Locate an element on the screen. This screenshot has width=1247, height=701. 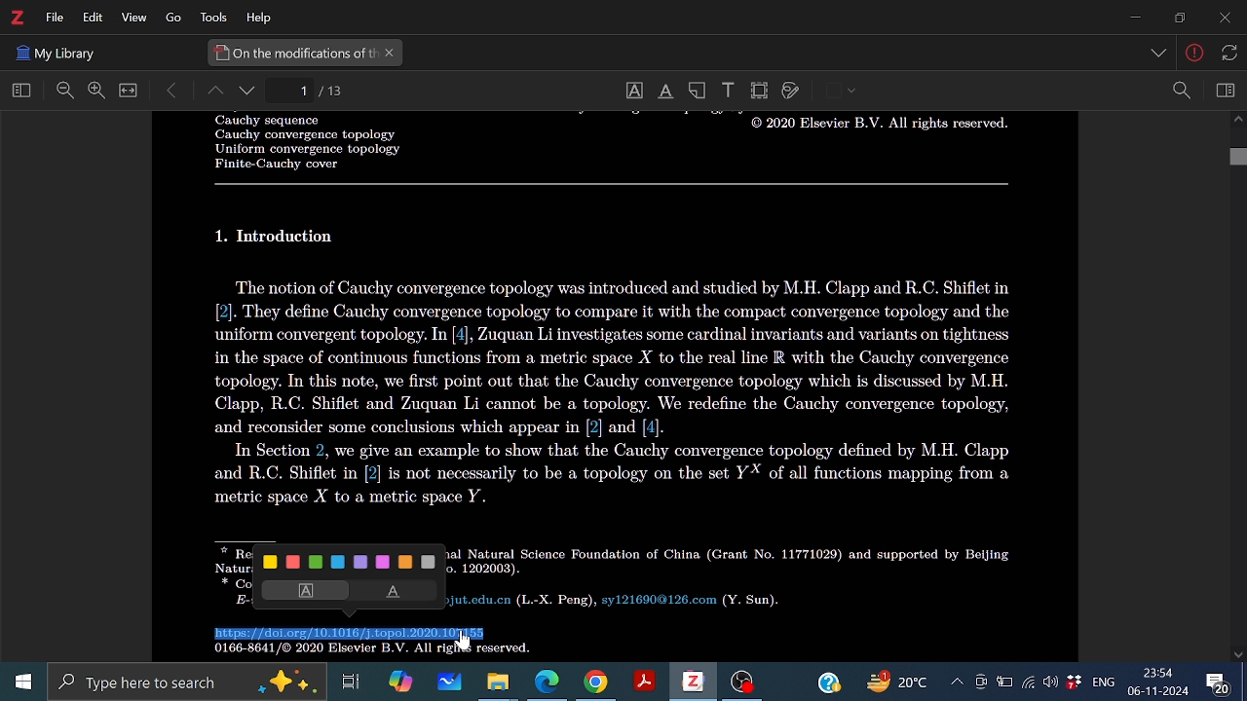
 is located at coordinates (279, 237).